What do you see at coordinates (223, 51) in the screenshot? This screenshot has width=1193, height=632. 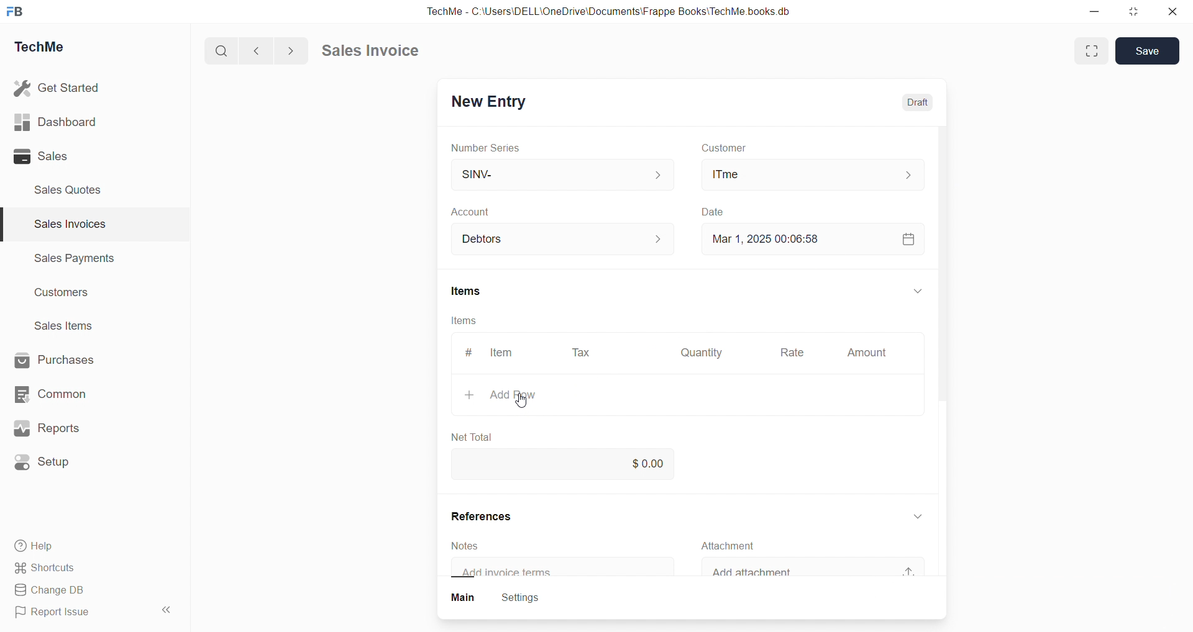 I see `Search buton` at bounding box center [223, 51].